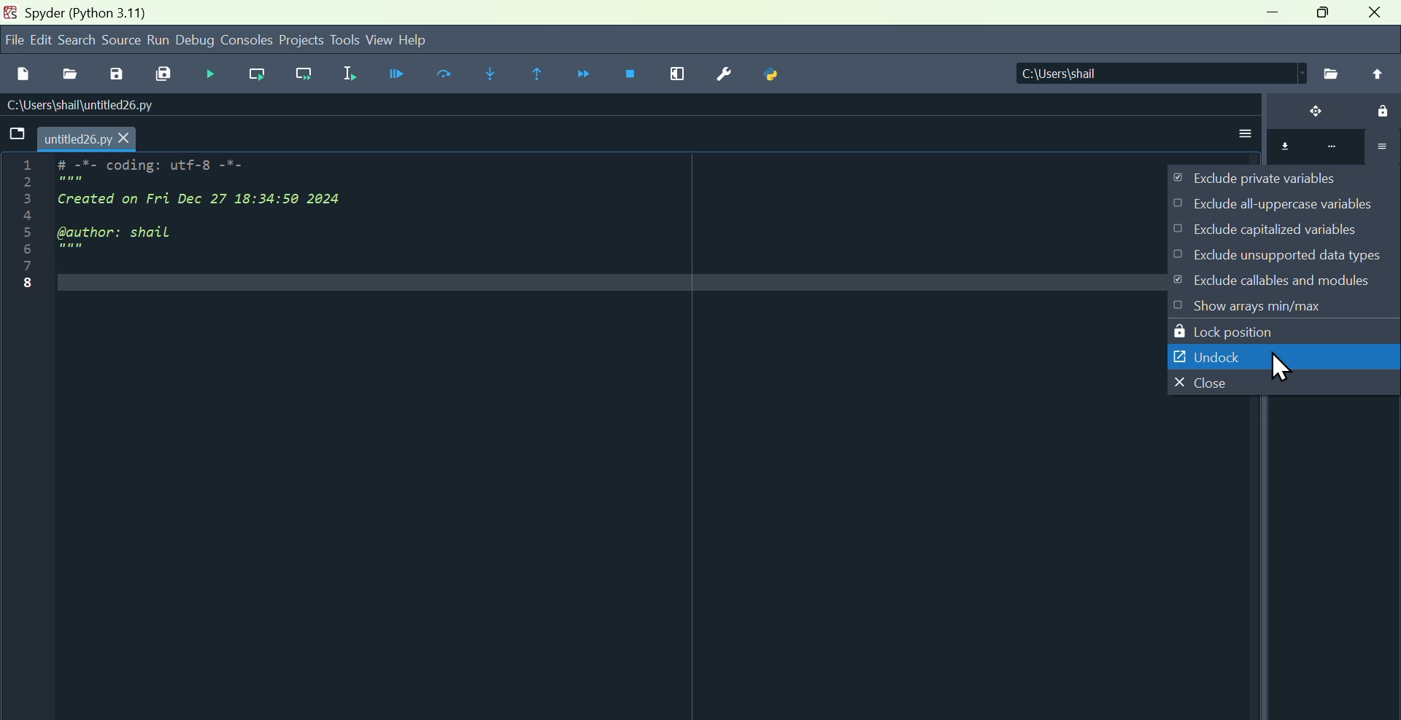 The width and height of the screenshot is (1401, 720). What do you see at coordinates (1202, 383) in the screenshot?
I see `X Close` at bounding box center [1202, 383].